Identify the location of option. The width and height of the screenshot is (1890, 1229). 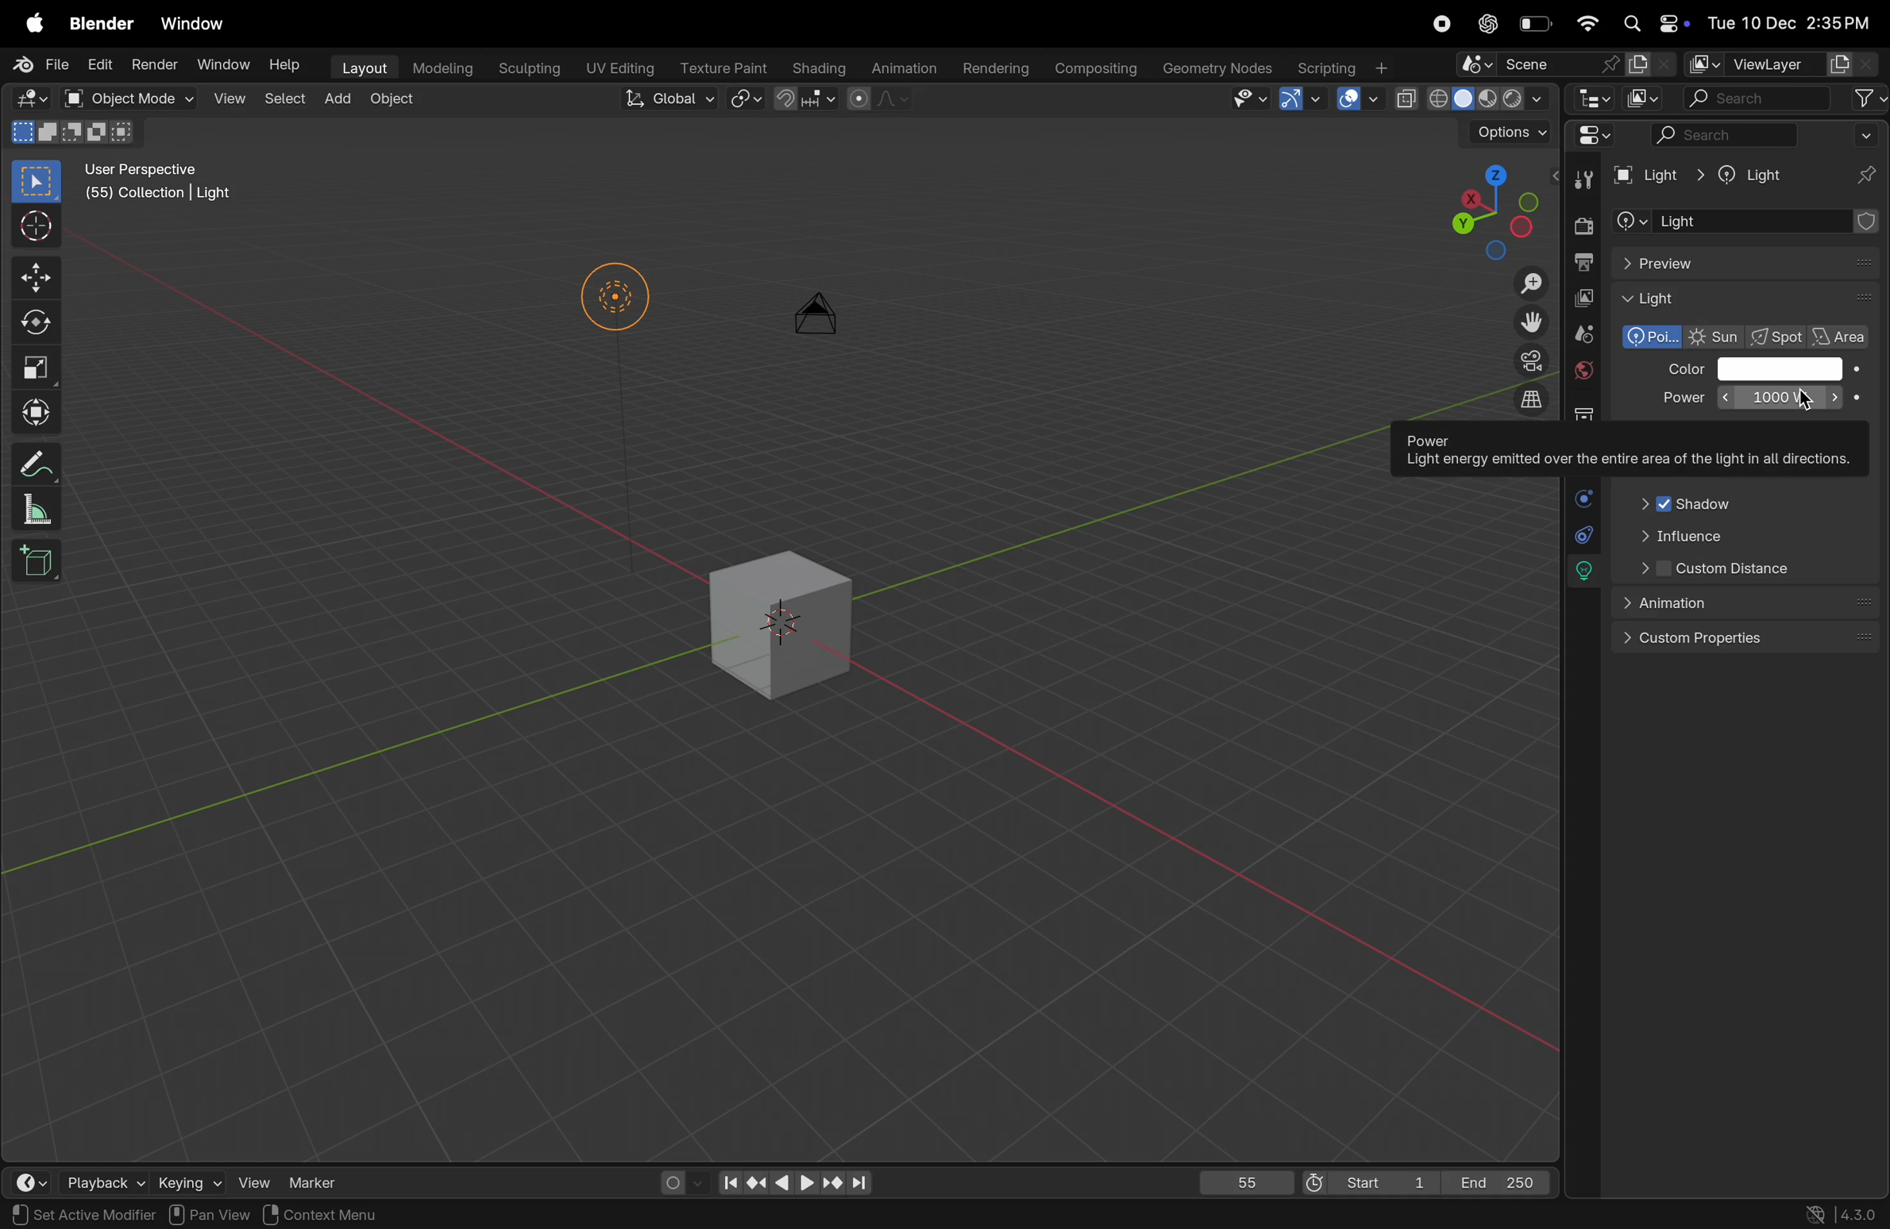
(1506, 132).